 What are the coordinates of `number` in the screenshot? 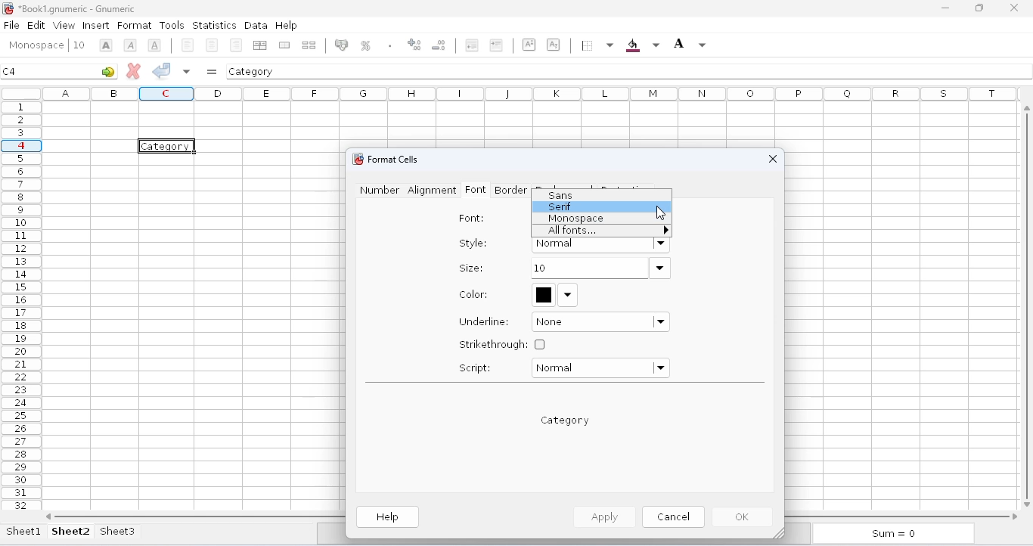 It's located at (380, 190).